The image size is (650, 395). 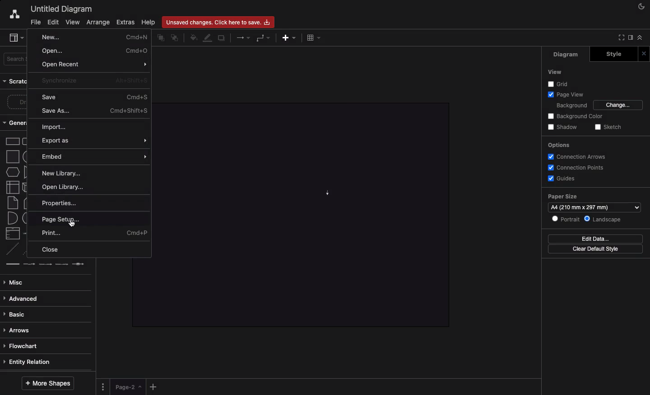 I want to click on Print, so click(x=95, y=233).